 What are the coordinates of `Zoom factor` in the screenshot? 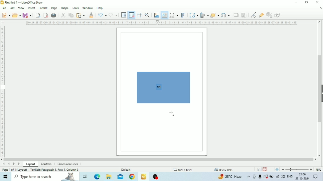 It's located at (318, 169).